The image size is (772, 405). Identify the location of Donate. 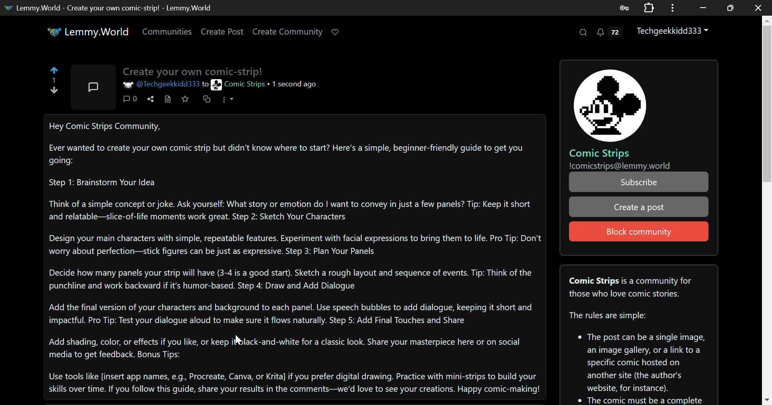
(338, 31).